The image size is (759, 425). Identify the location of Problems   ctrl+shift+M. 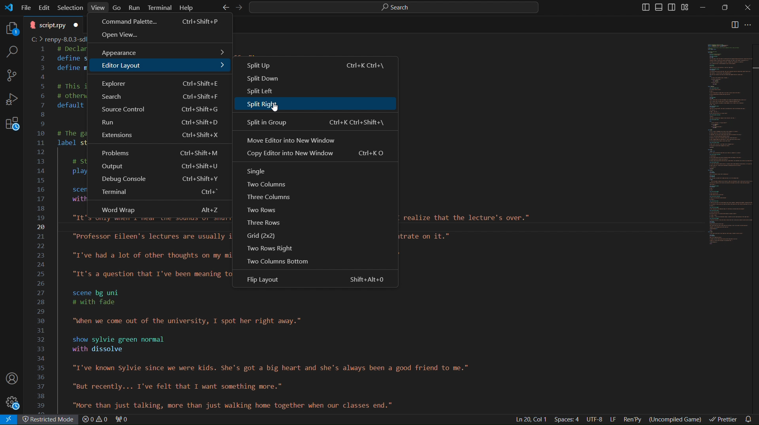
(160, 152).